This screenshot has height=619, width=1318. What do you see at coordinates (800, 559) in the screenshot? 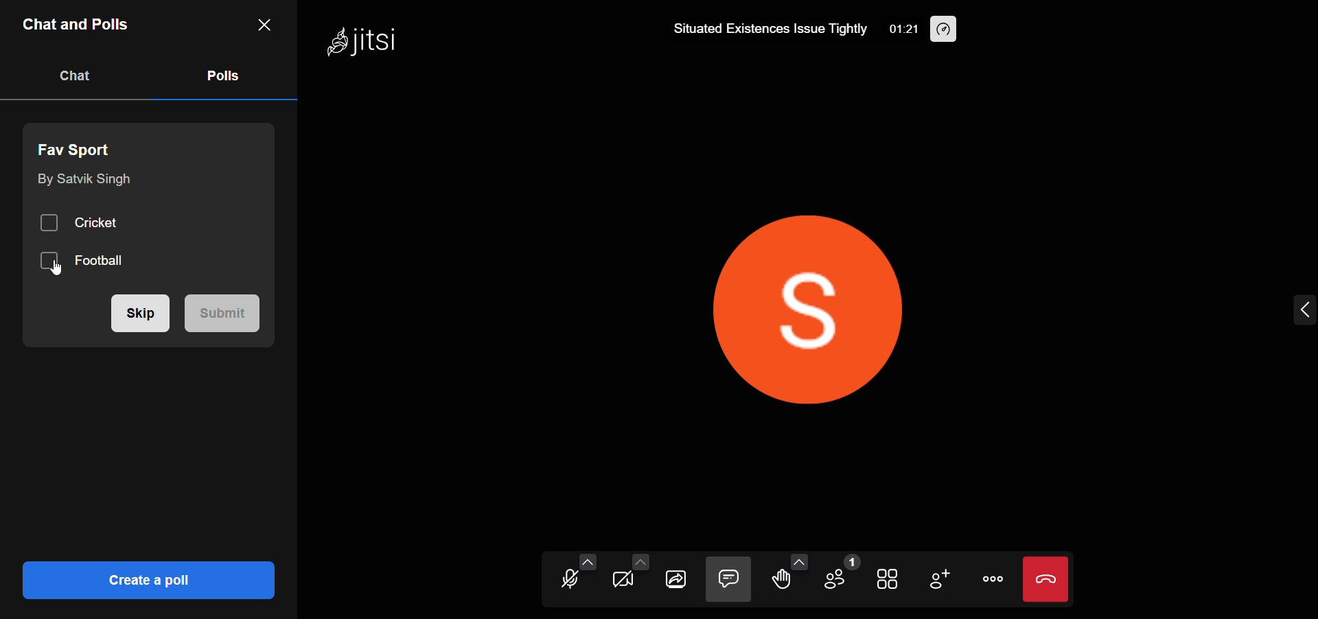
I see `more emoji` at bounding box center [800, 559].